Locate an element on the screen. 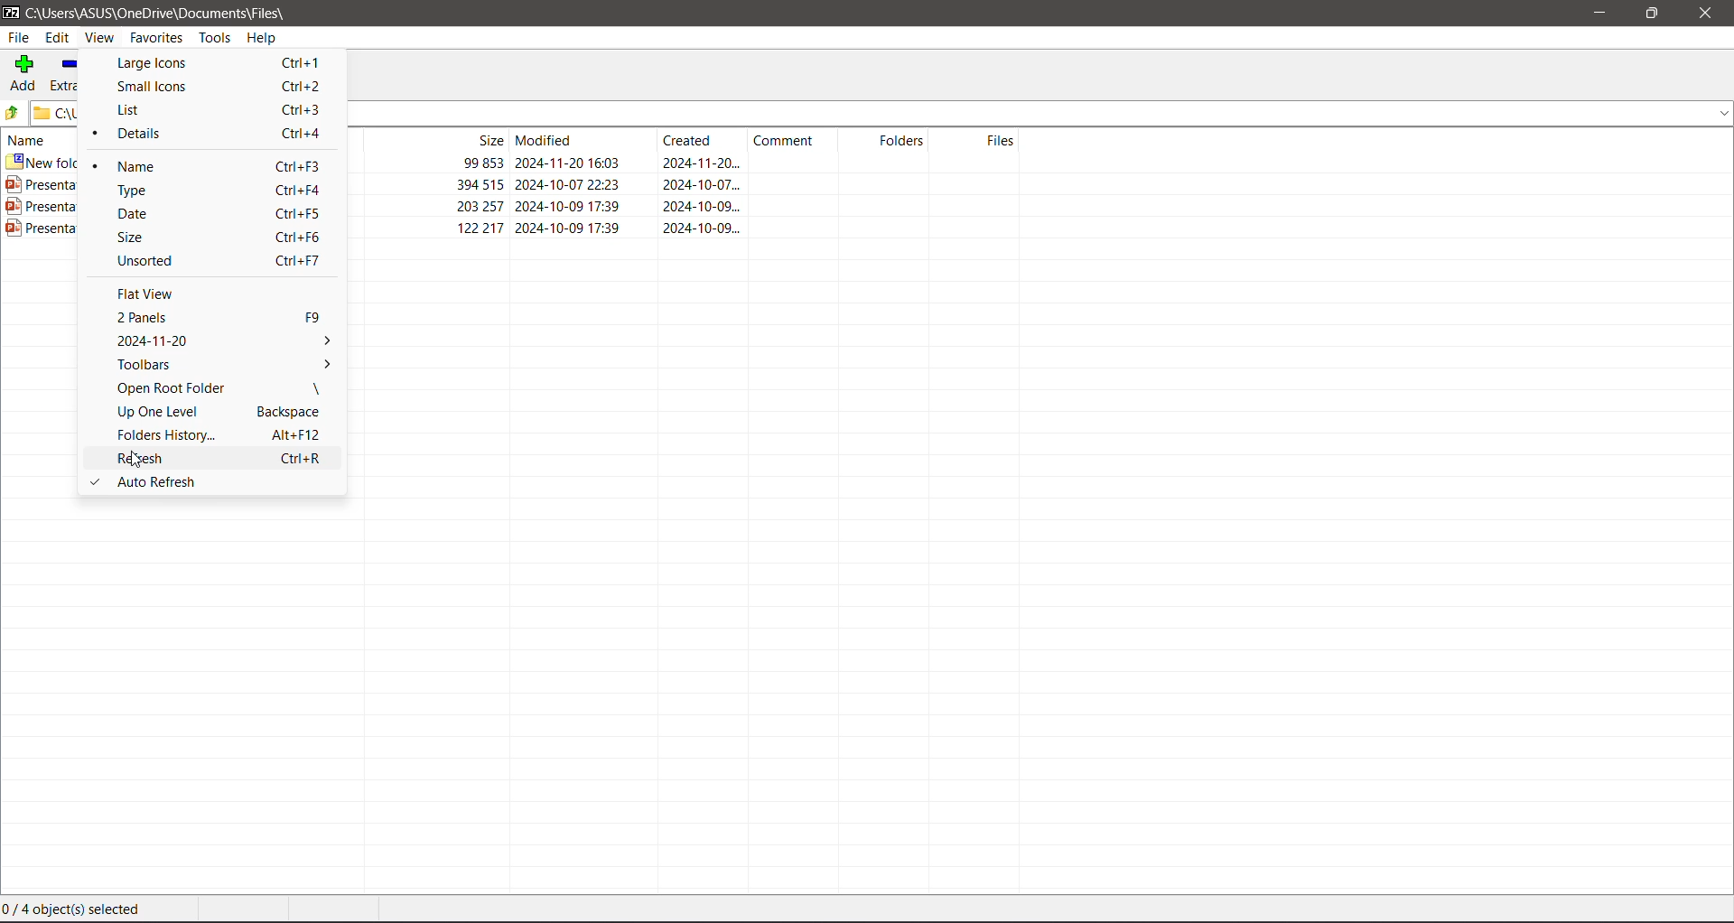 This screenshot has height=923, width=1734. Date is located at coordinates (155, 212).